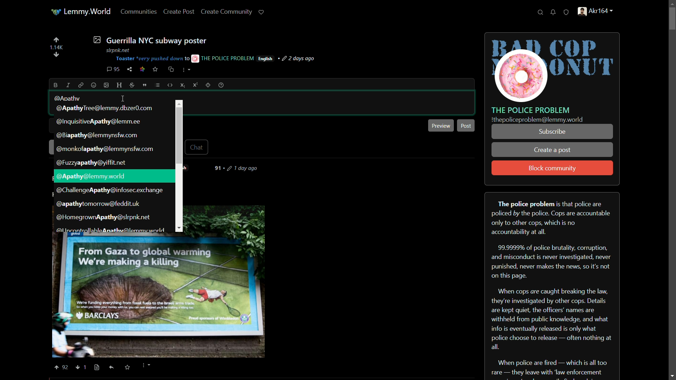 This screenshot has width=676, height=380. I want to click on @Apathy, so click(68, 98).